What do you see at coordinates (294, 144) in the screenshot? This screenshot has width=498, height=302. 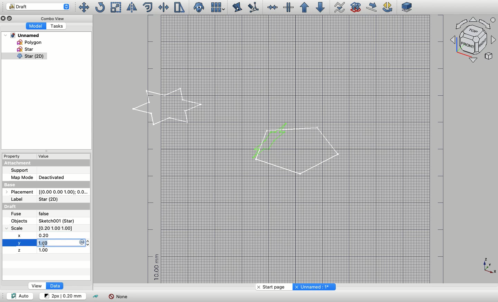 I see `Star shape added to polygon` at bounding box center [294, 144].